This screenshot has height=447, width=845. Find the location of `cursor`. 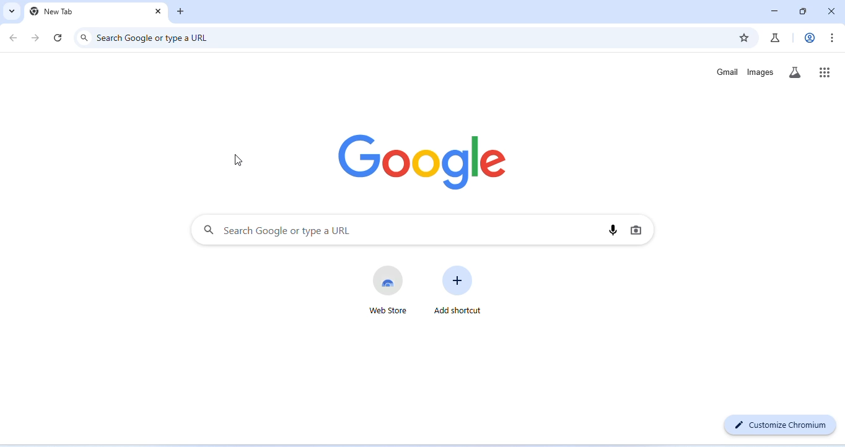

cursor is located at coordinates (237, 159).